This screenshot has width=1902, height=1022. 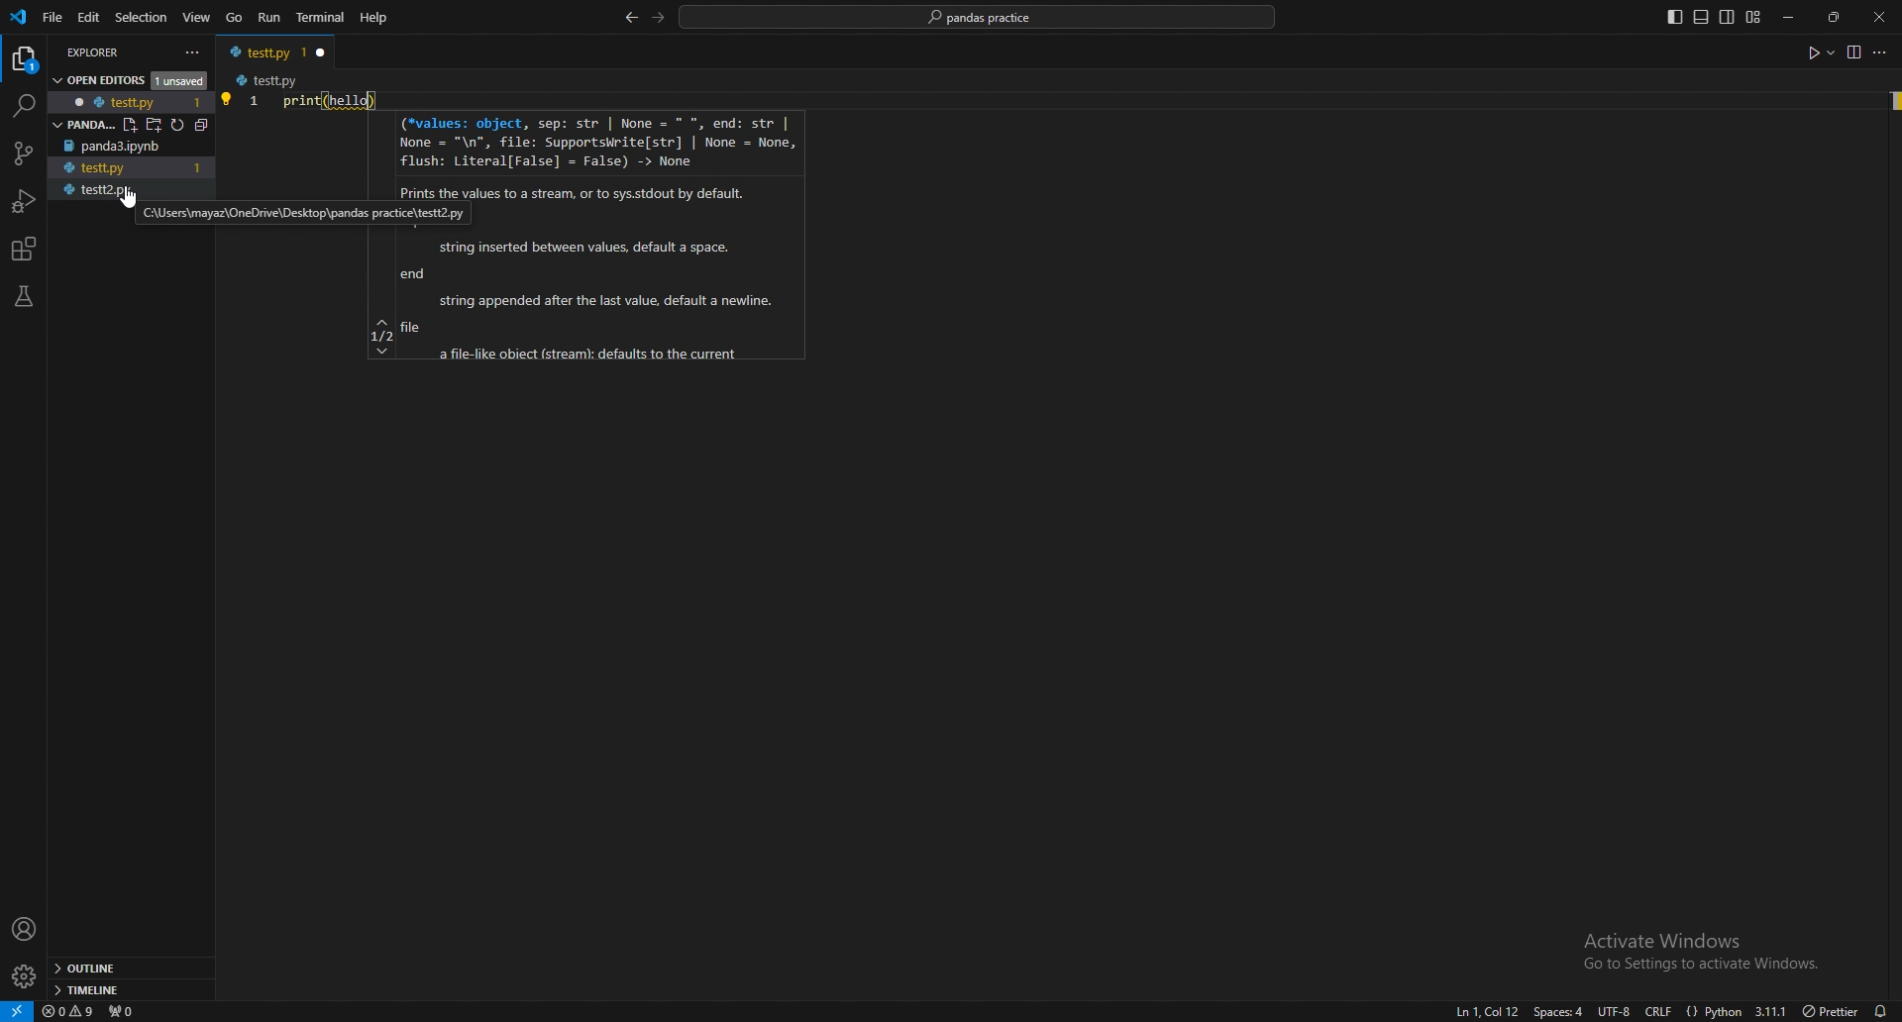 What do you see at coordinates (583, 241) in the screenshot?
I see `(*values: object, sep: str | None = " “, end: str |
None = "\n", file: Supportsrite[str] | None = None,
flush: Literal[False] = False) -> None
Prints the values to a stream, or to sys.stdout by defauit.
cactice\testt2.py
string inserted between values, default a space.
end
string appended after the last value, default a newline.
7a fle
v a file-like obiect (stream: defaults to the current` at bounding box center [583, 241].